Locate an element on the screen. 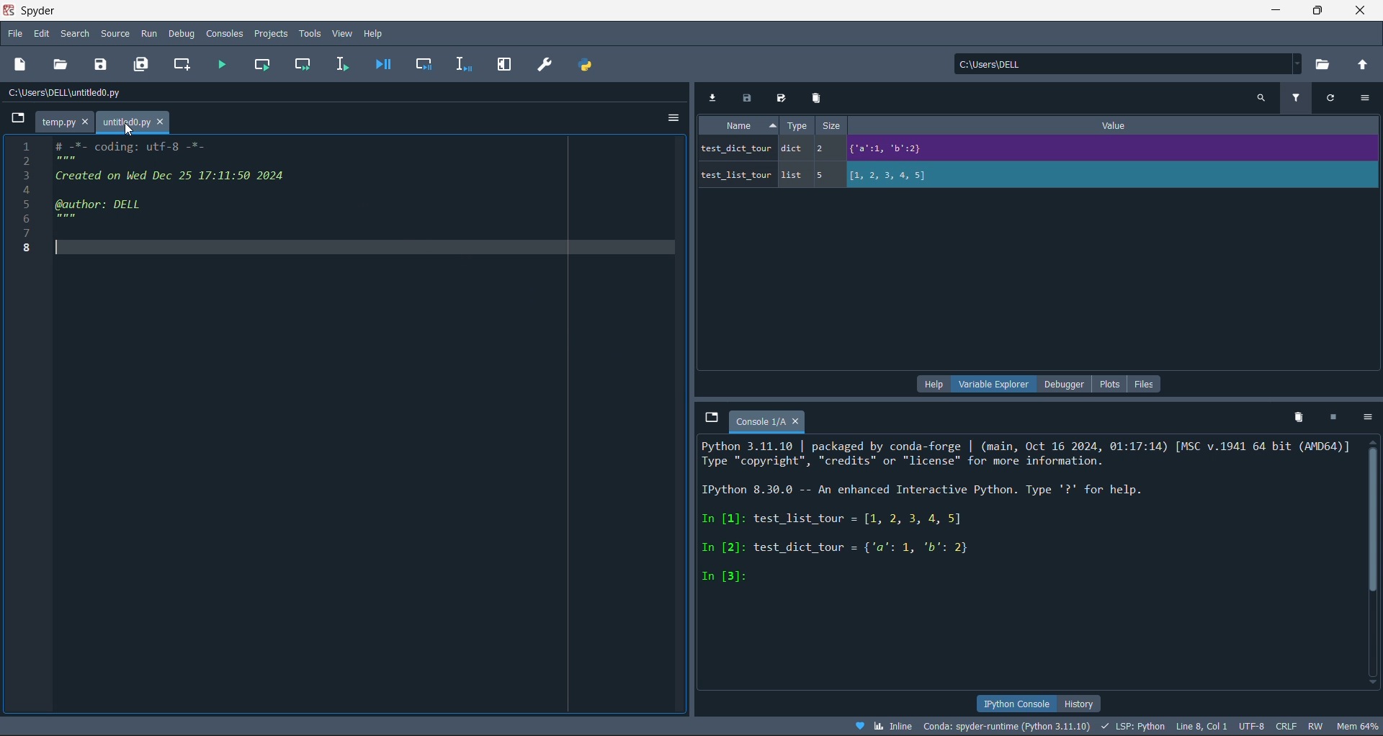 This screenshot has width=1383, height=736. Python 3.11.10 | packaged by conda-forge | (main, Oct 16 2024, 01:17:14) [MSC v.1941 64 bit (AMDG4)]
Type “copyright”, "credits" or "license" for more information.

Python 8.30.0 -- An enhanced Interactive Python. Type "2" for help.

In [1]: test_list_tour = [1, 2, 3, 4, 5]

In [2]: test_dict tour = {'a’: 1, 'b’: 2}

In [3]: is located at coordinates (1026, 534).